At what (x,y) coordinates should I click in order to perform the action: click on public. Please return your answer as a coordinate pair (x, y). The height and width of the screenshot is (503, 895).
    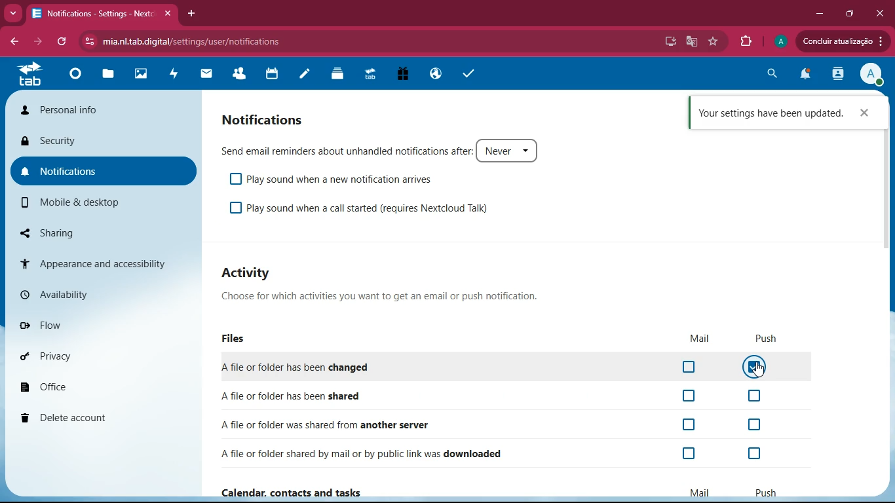
    Looking at the image, I should click on (438, 73).